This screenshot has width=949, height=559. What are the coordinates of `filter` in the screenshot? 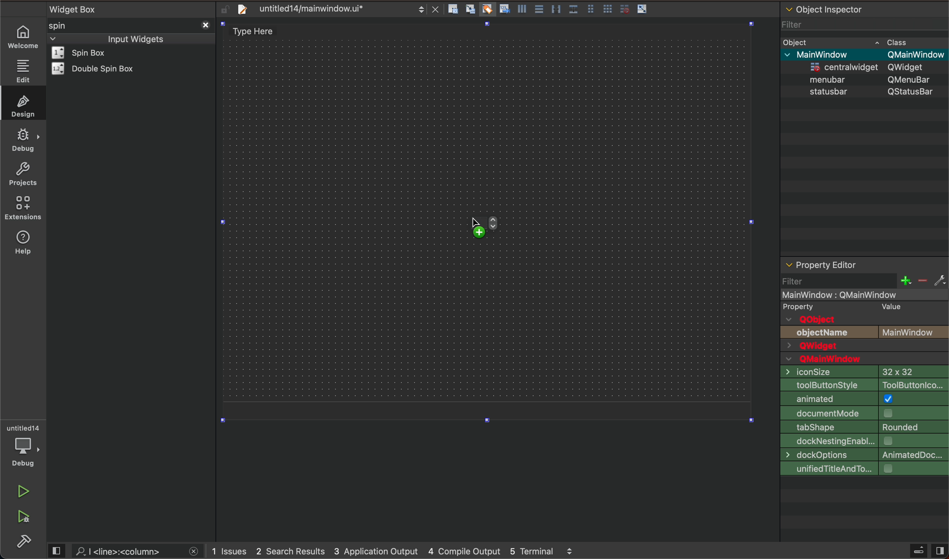 It's located at (865, 281).